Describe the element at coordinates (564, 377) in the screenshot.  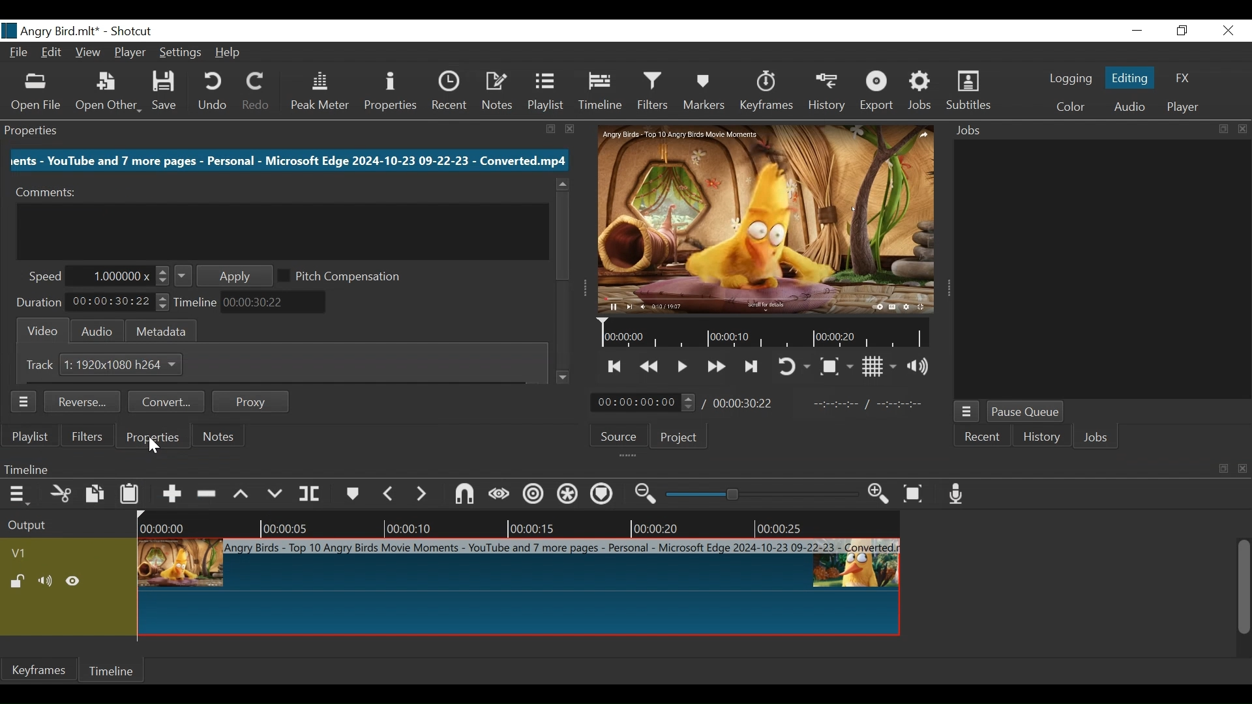
I see `Scroll down` at that location.